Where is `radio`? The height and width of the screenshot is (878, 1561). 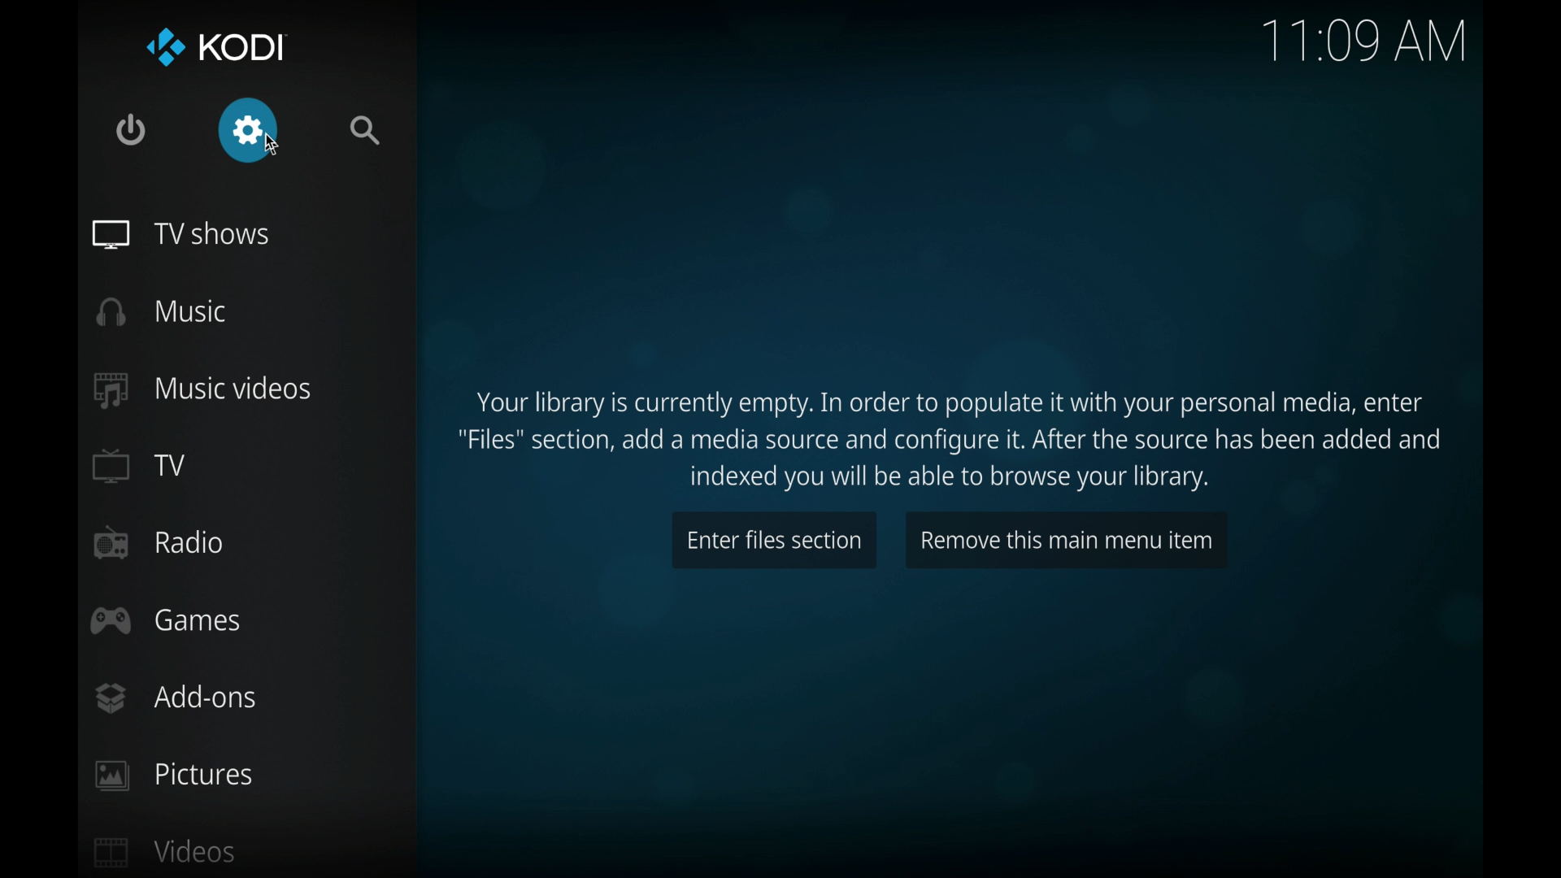
radio is located at coordinates (158, 542).